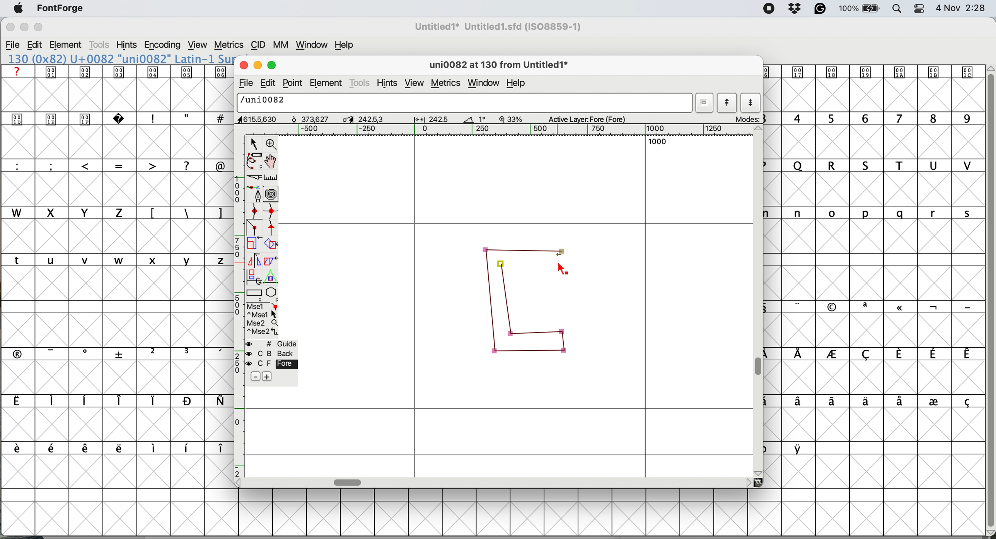 The image size is (996, 539). What do you see at coordinates (759, 472) in the screenshot?
I see `scroll button` at bounding box center [759, 472].